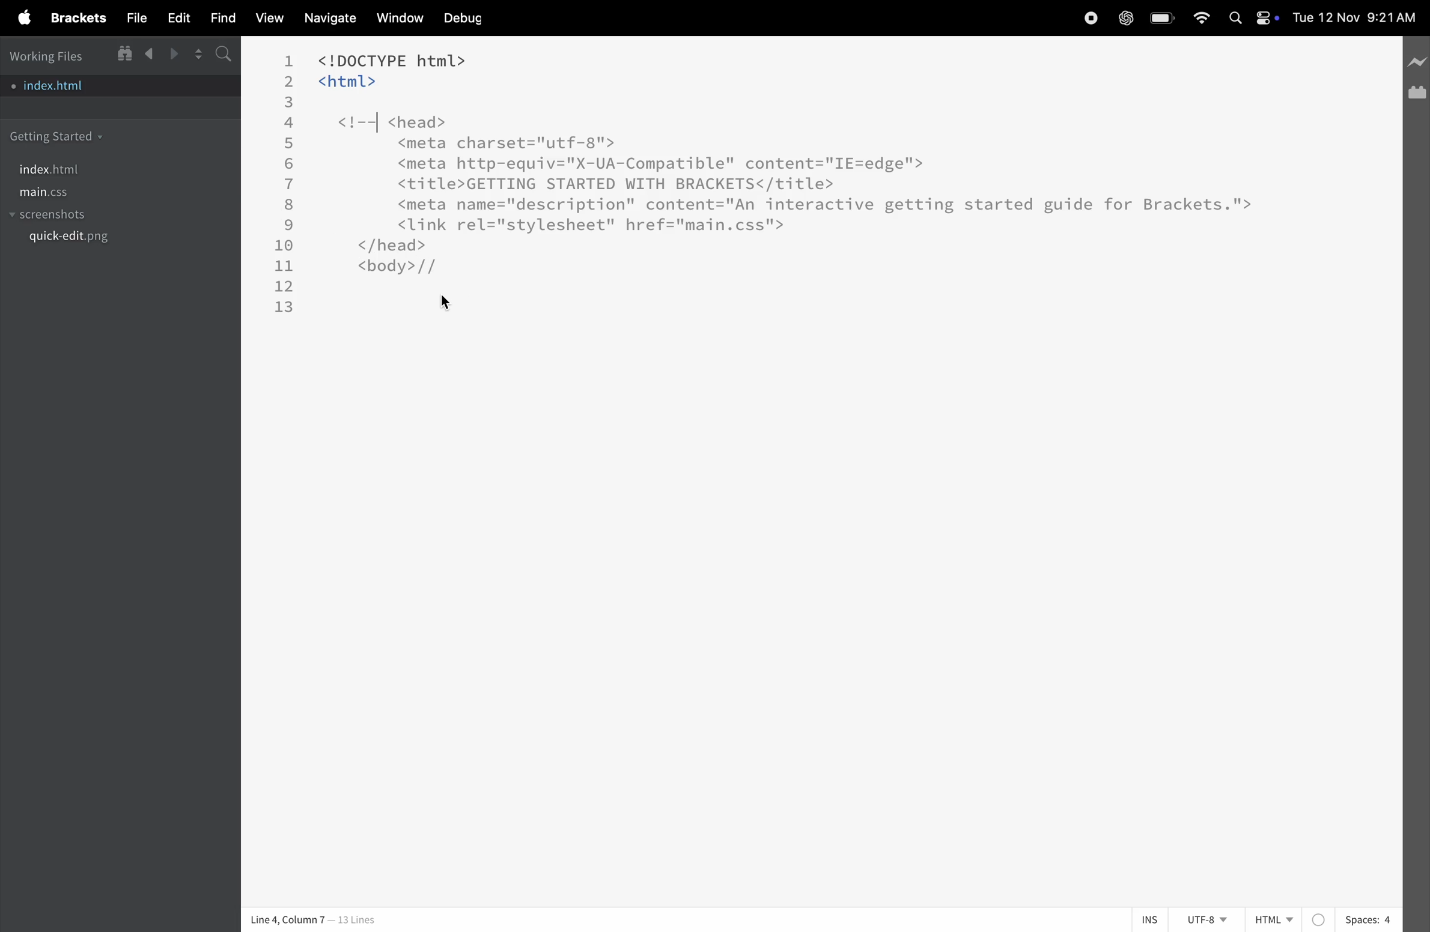  I want to click on index.html, so click(95, 82).